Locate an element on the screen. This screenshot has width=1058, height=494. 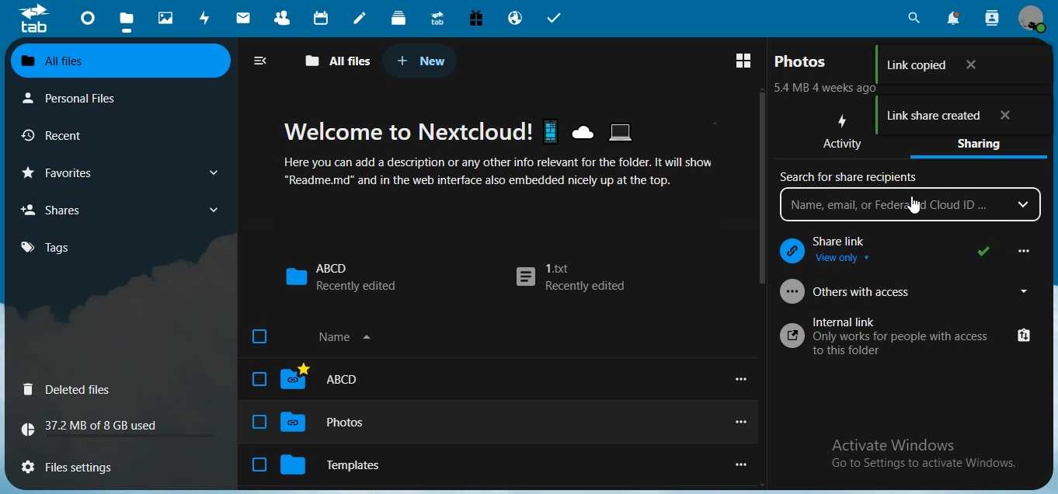
 is located at coordinates (914, 204).